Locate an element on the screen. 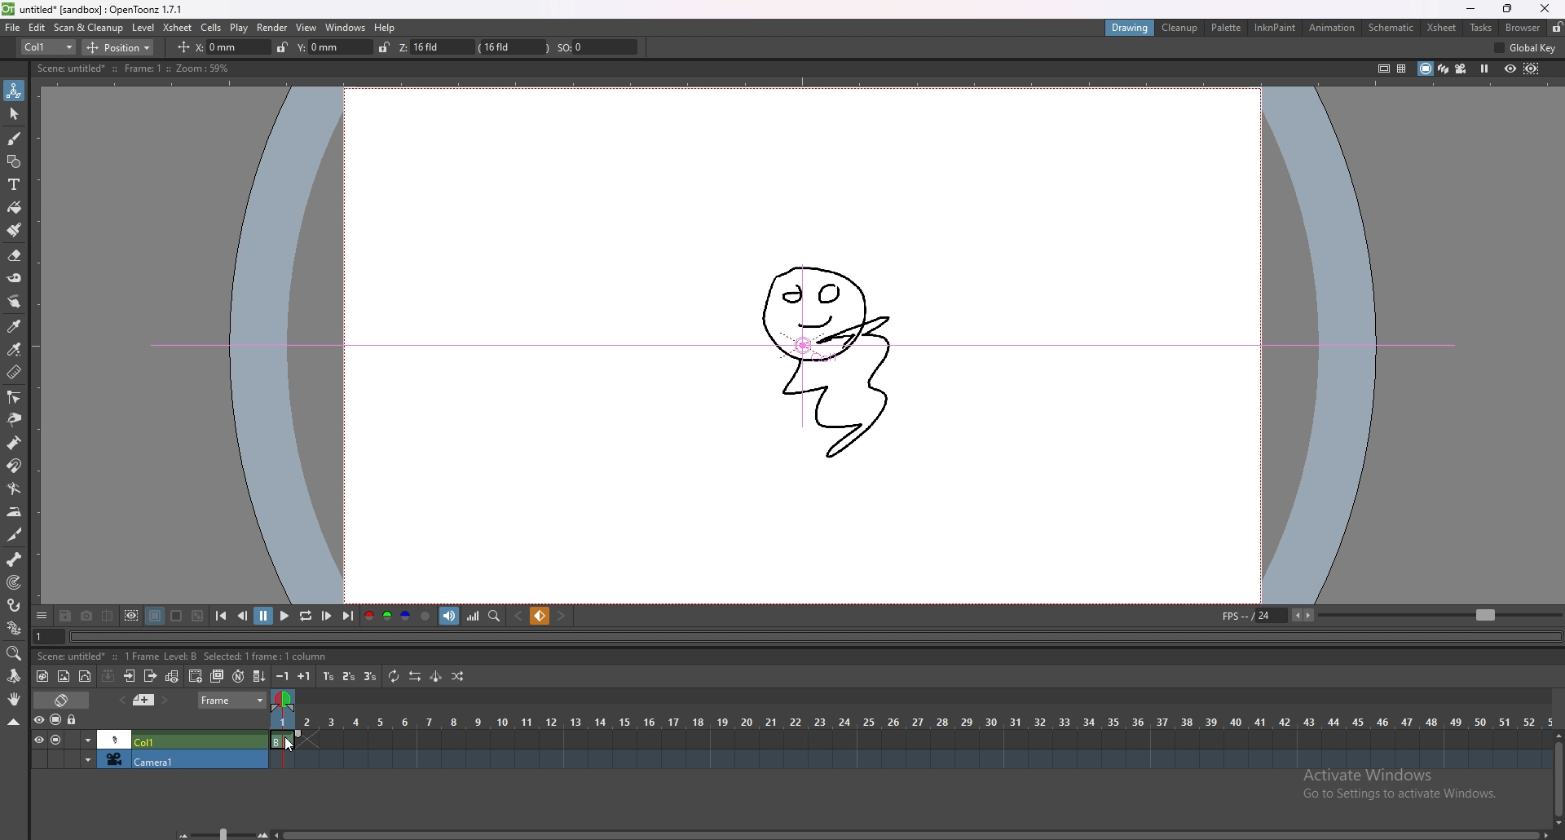 This screenshot has width=1565, height=840. finger is located at coordinates (16, 302).